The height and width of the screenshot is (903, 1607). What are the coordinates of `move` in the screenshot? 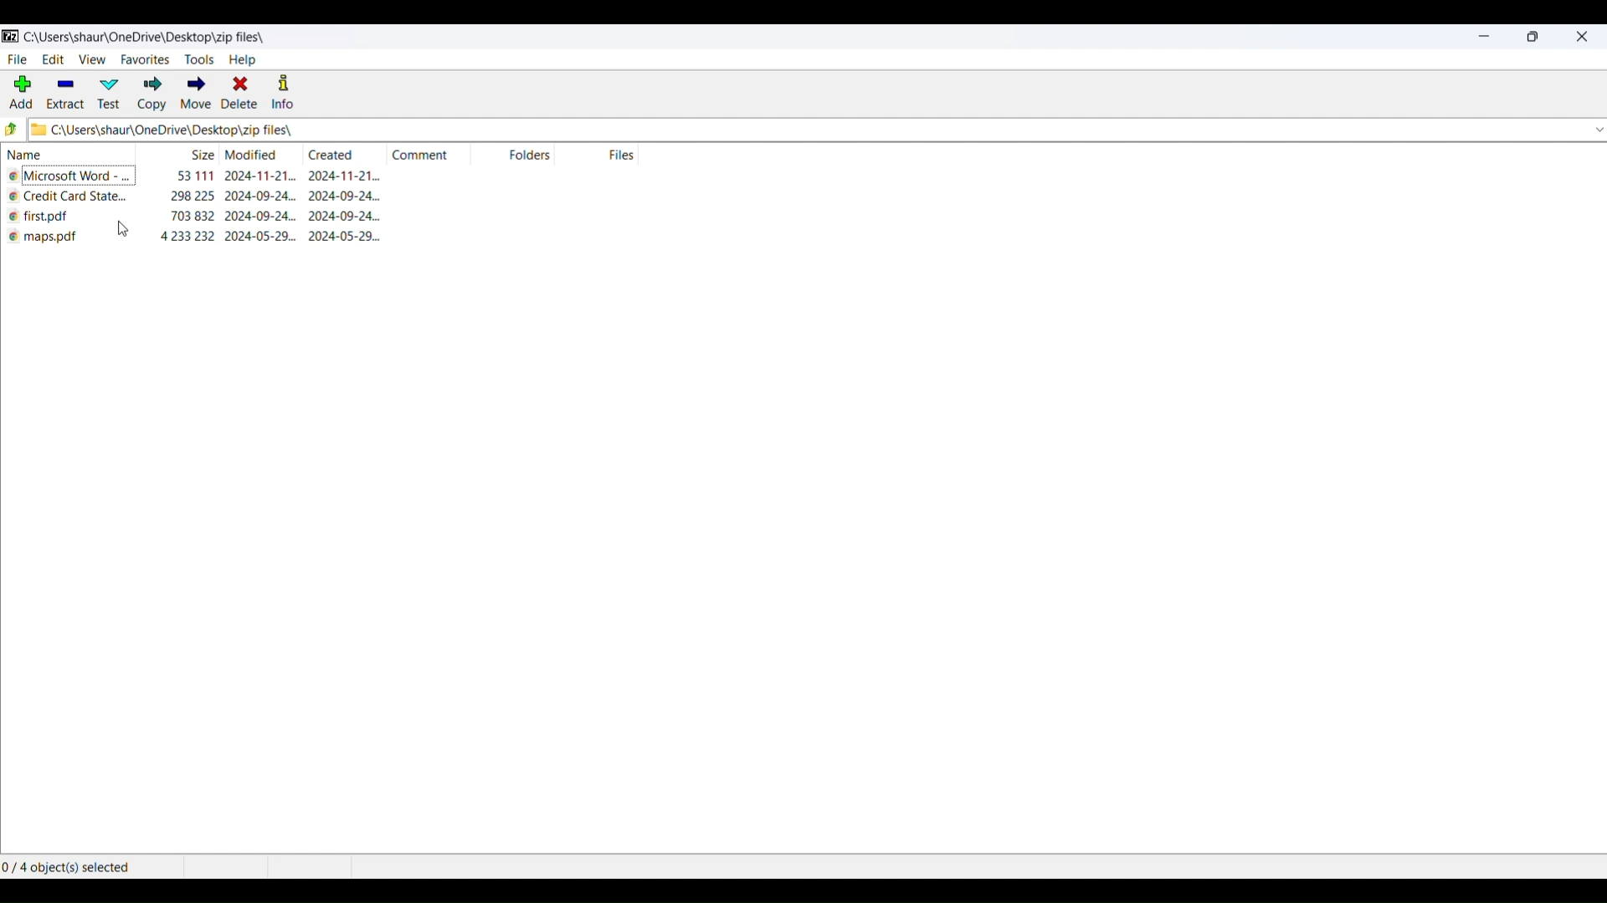 It's located at (193, 94).